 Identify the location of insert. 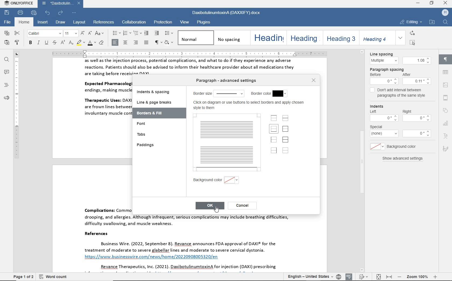
(43, 22).